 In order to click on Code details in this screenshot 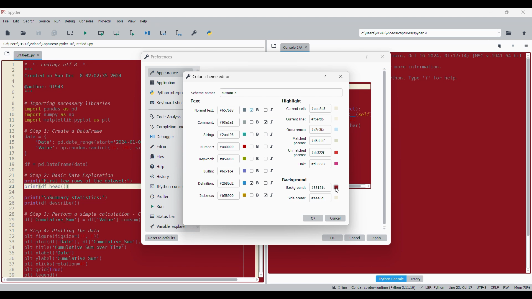, I will do `click(431, 287)`.